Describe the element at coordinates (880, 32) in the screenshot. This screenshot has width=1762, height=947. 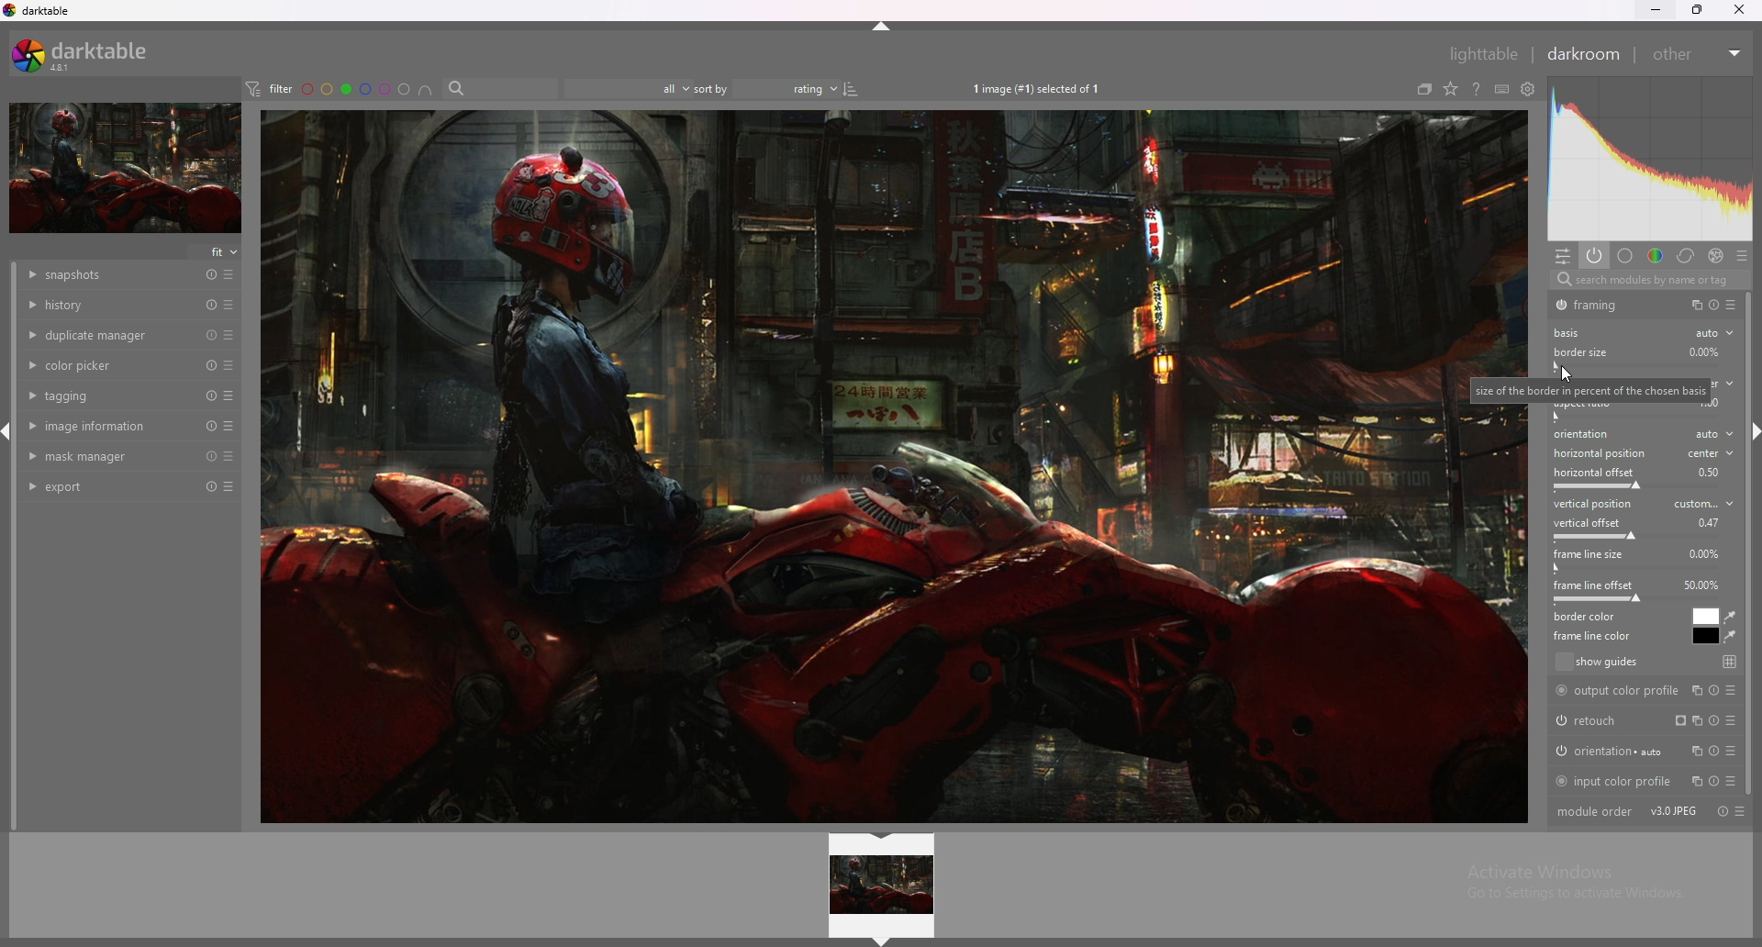
I see `hide panel` at that location.